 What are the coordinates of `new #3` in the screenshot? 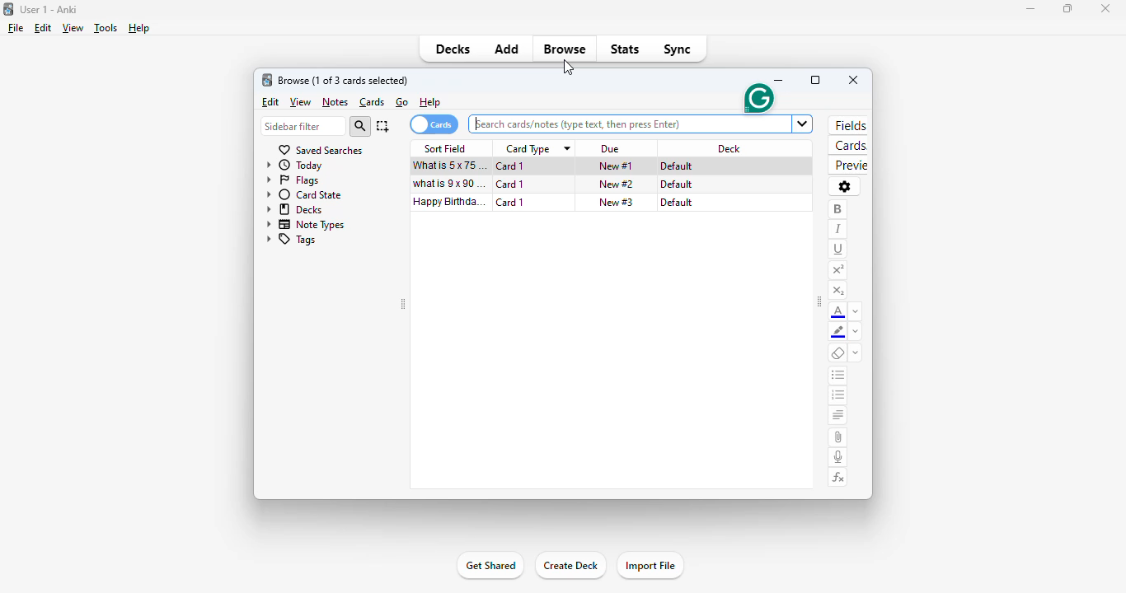 It's located at (617, 202).